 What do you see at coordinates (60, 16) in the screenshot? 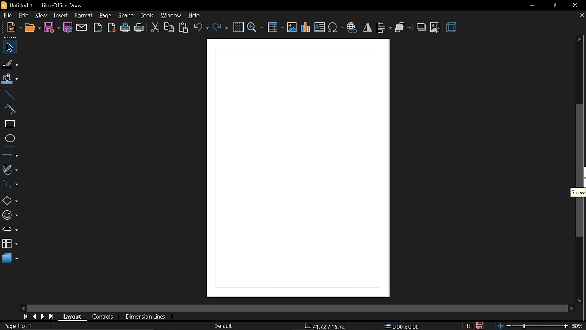
I see `insert` at bounding box center [60, 16].